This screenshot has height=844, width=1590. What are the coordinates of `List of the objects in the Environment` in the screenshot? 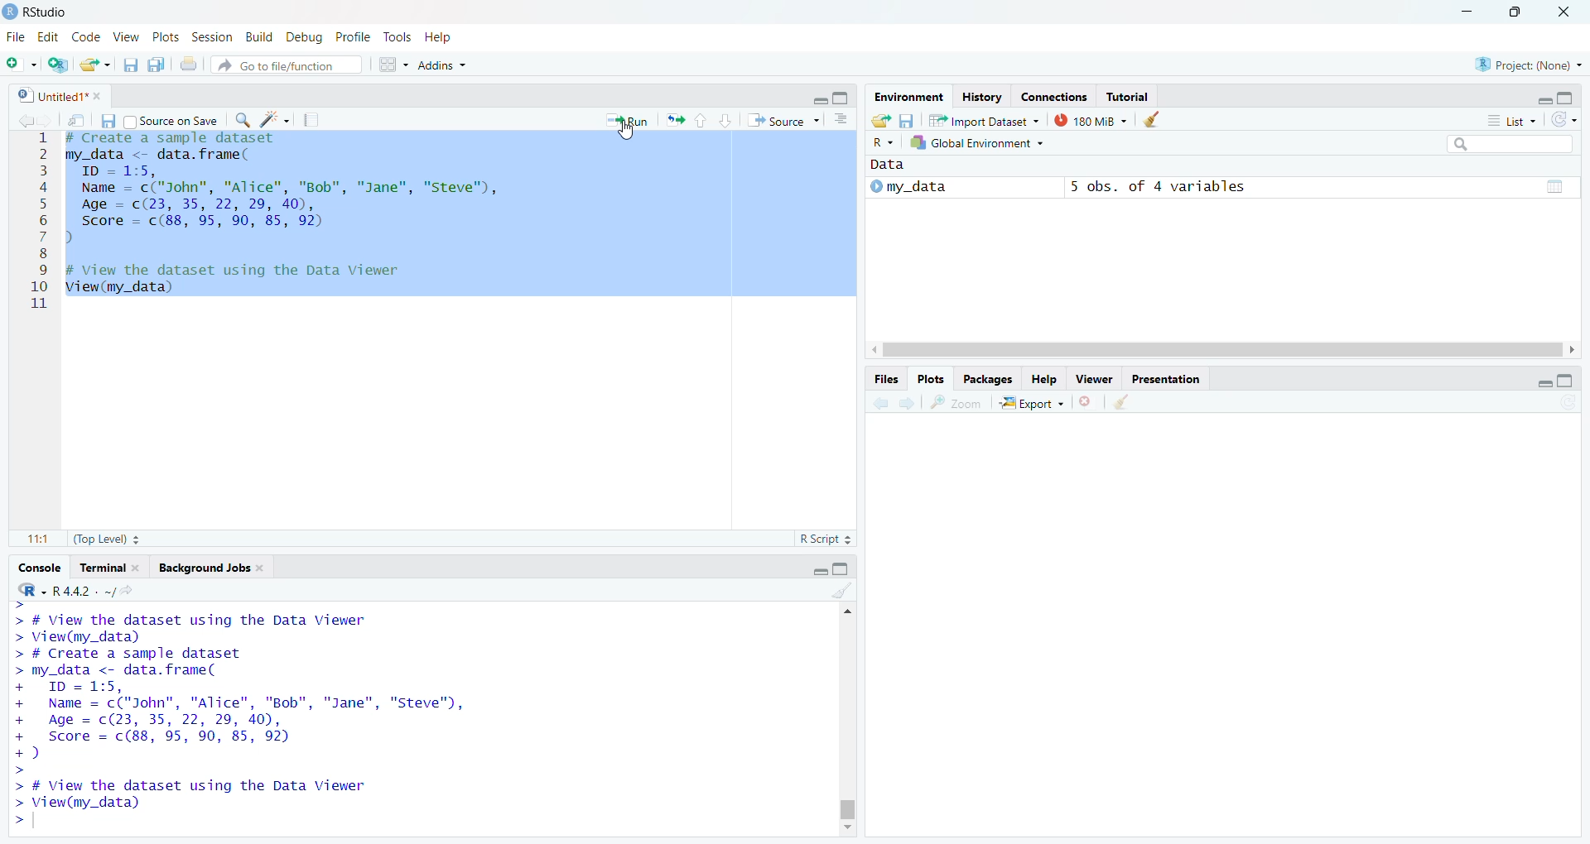 It's located at (1565, 121).